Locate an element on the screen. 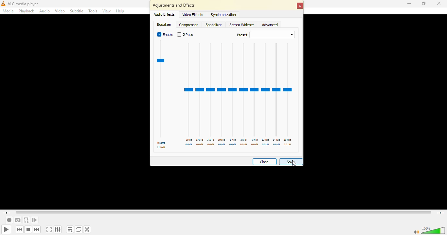  adjustor is located at coordinates (289, 90).